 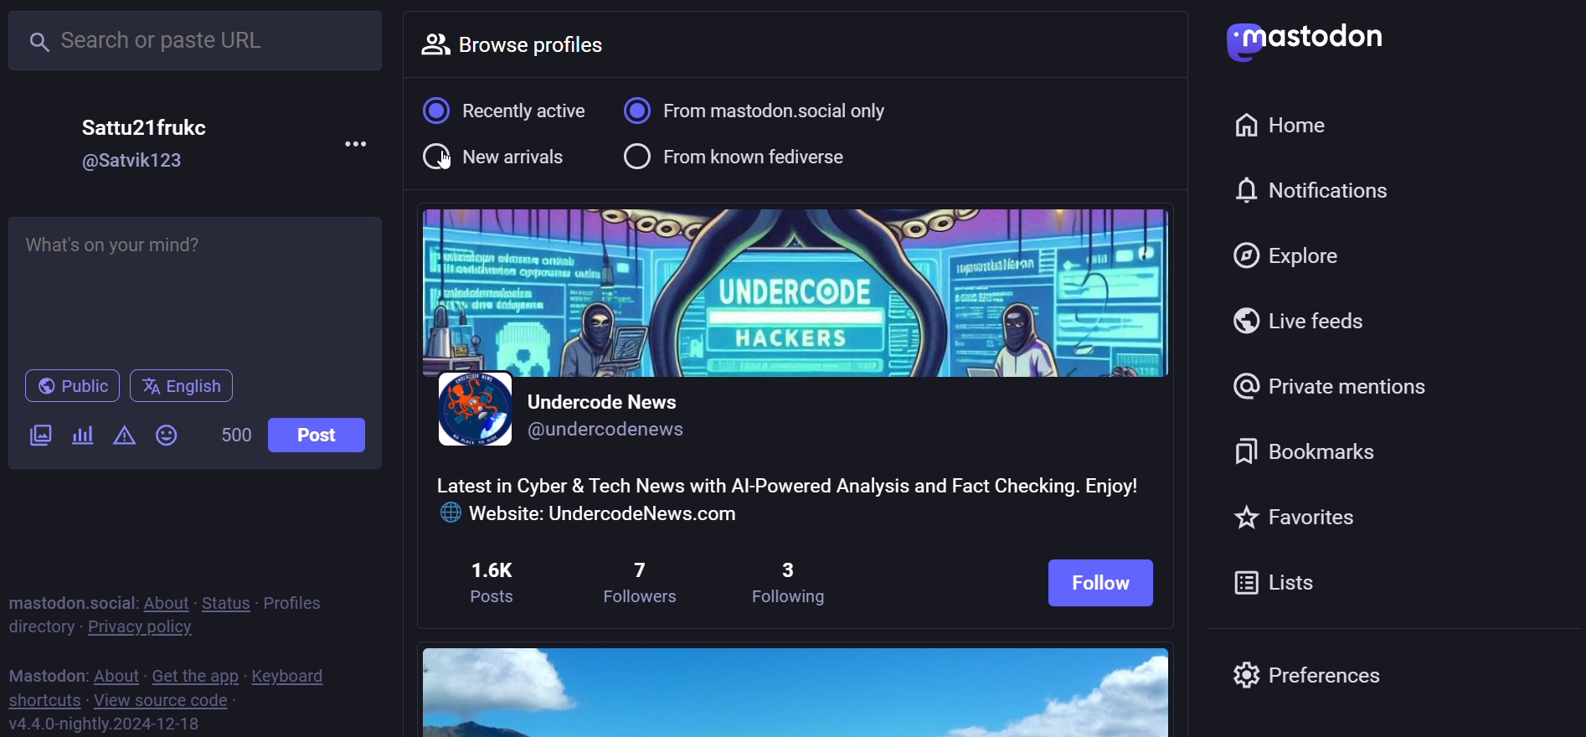 I want to click on about, so click(x=117, y=675).